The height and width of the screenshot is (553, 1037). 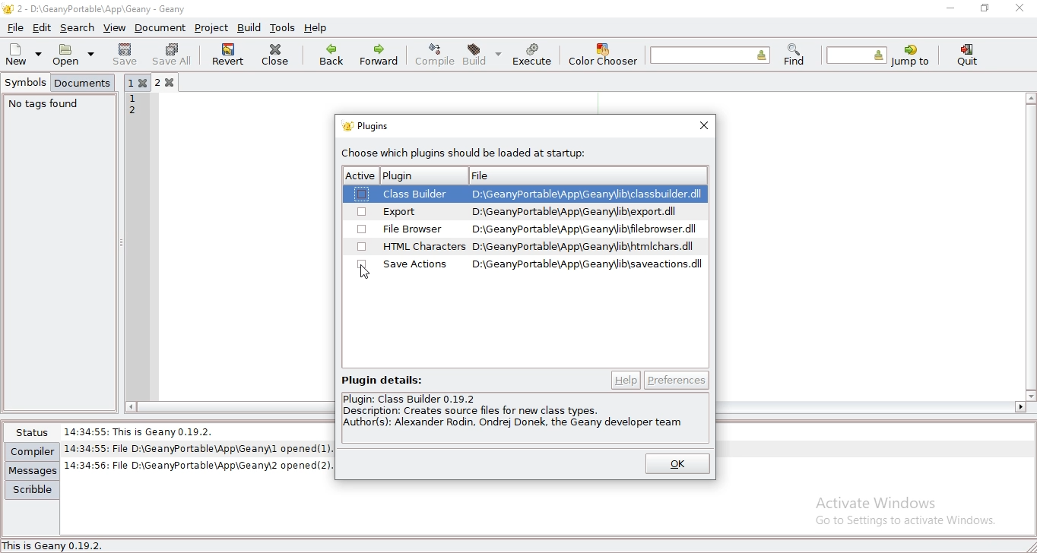 I want to click on project, so click(x=211, y=28).